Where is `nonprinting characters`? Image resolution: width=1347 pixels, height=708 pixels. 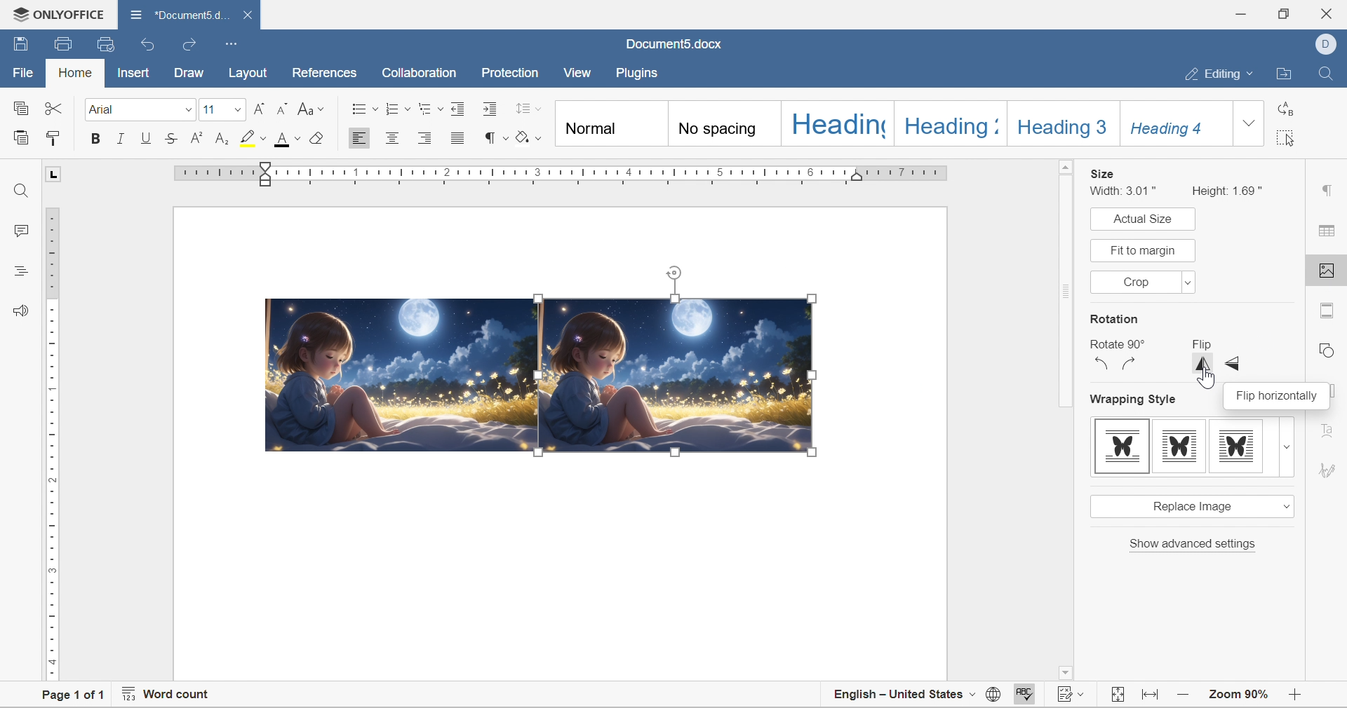 nonprinting characters is located at coordinates (495, 137).